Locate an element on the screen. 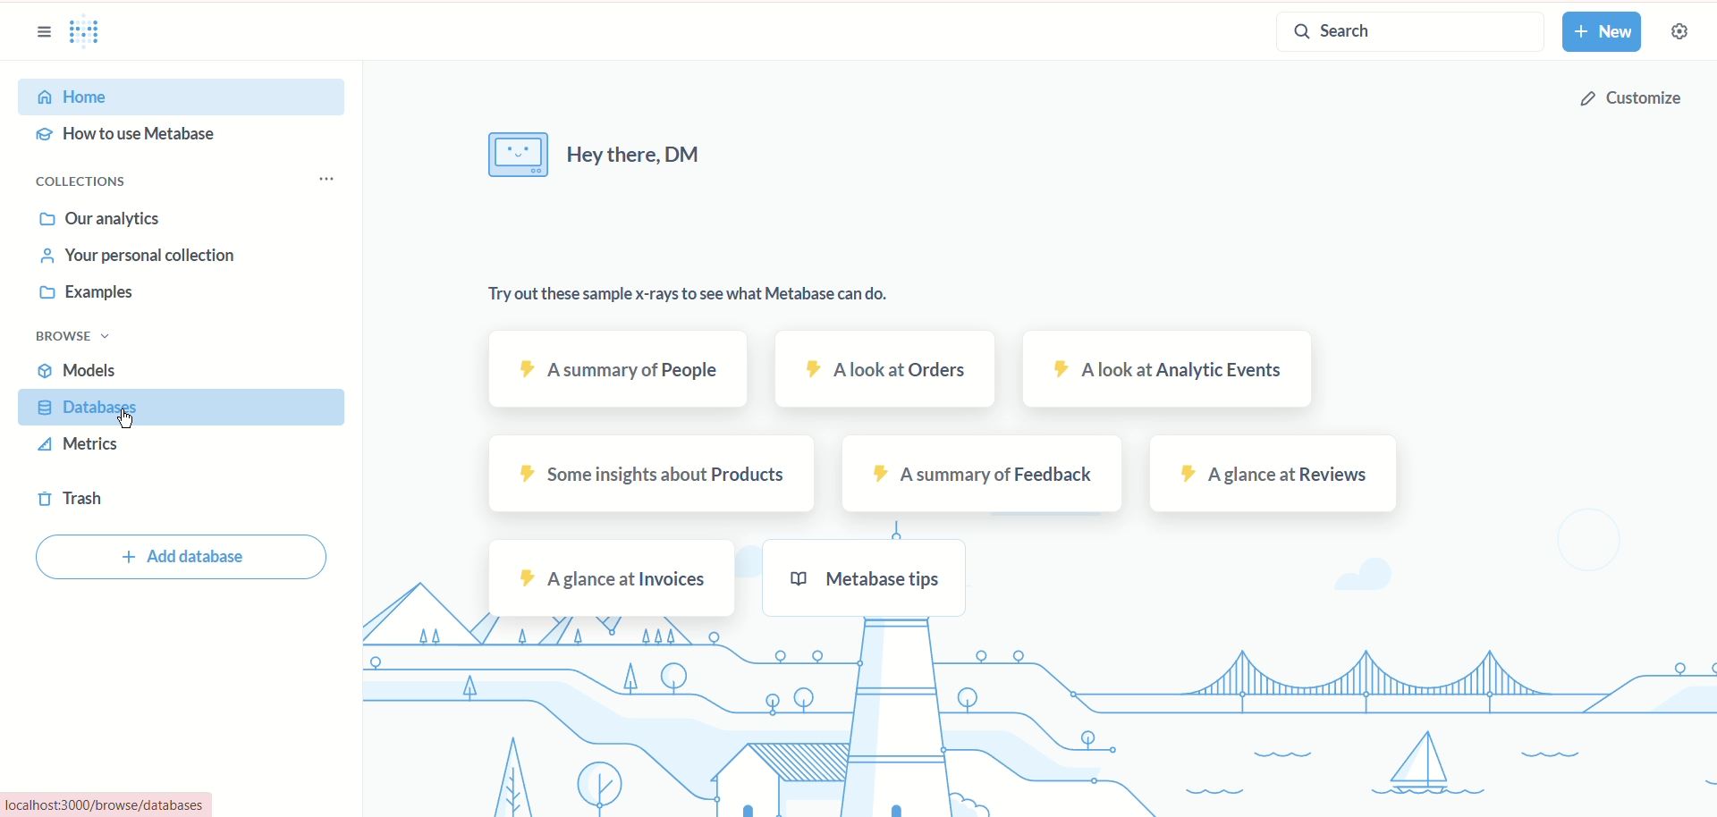  how to use metabase is located at coordinates (125, 135).